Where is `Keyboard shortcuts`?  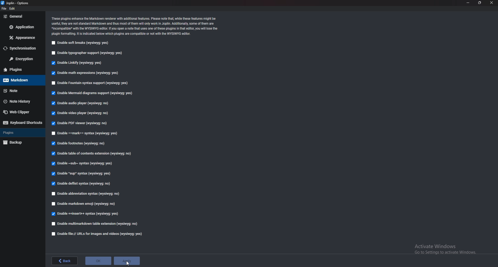
Keyboard shortcuts is located at coordinates (22, 123).